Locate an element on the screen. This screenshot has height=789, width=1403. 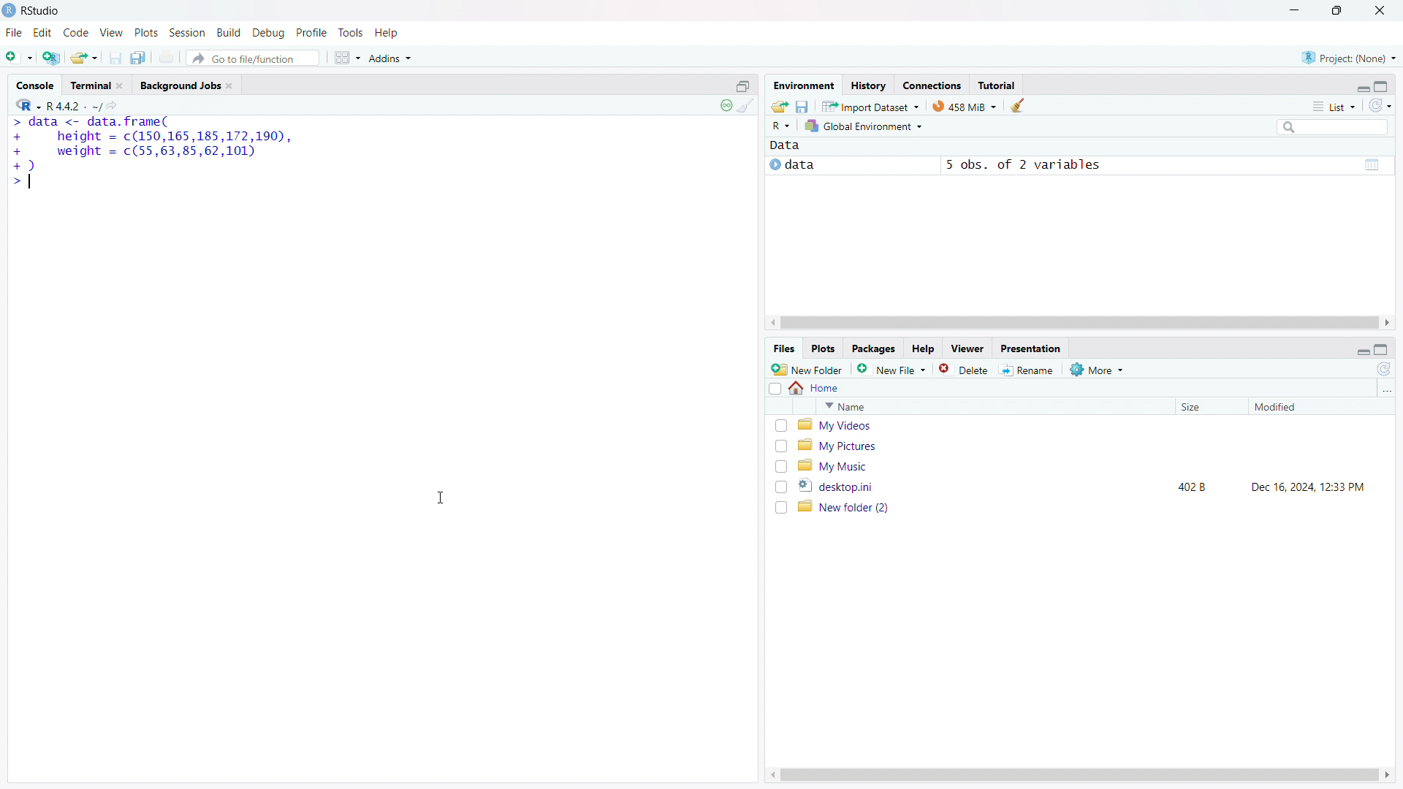
show status is located at coordinates (726, 105).